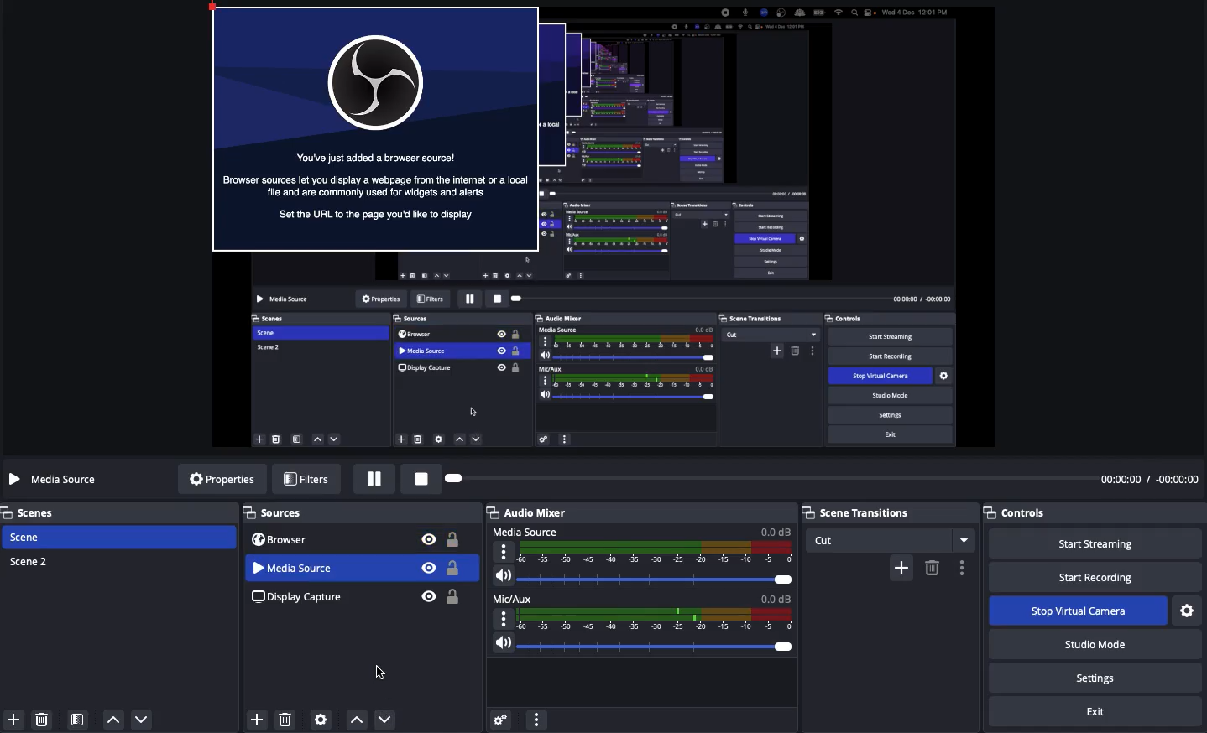 This screenshot has height=733, width=1207. Describe the element at coordinates (1024, 513) in the screenshot. I see `Controls` at that location.